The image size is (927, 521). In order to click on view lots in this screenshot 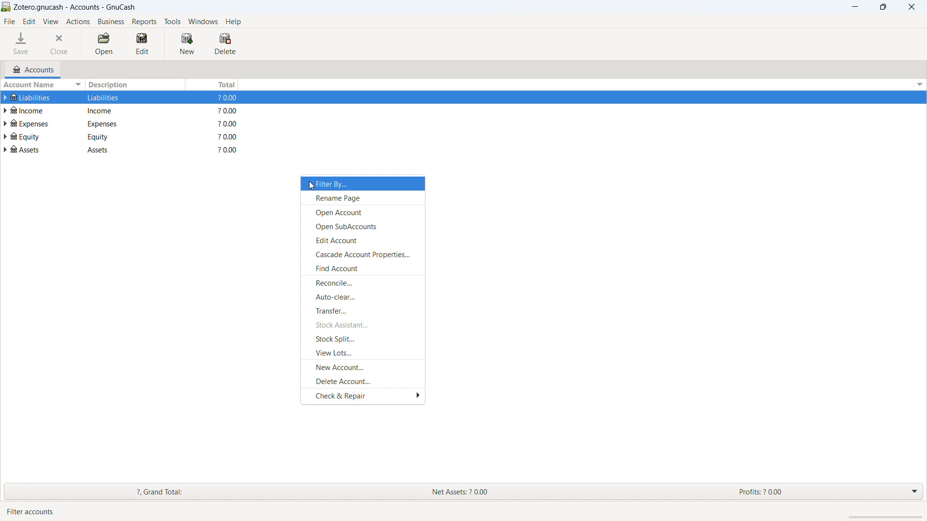, I will do `click(363, 353)`.